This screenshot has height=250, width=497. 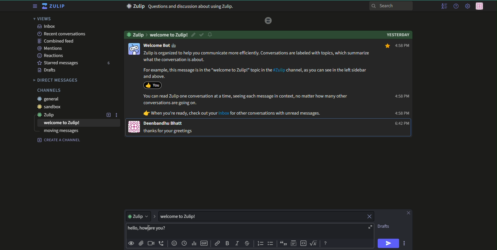 I want to click on icon, so click(x=134, y=49).